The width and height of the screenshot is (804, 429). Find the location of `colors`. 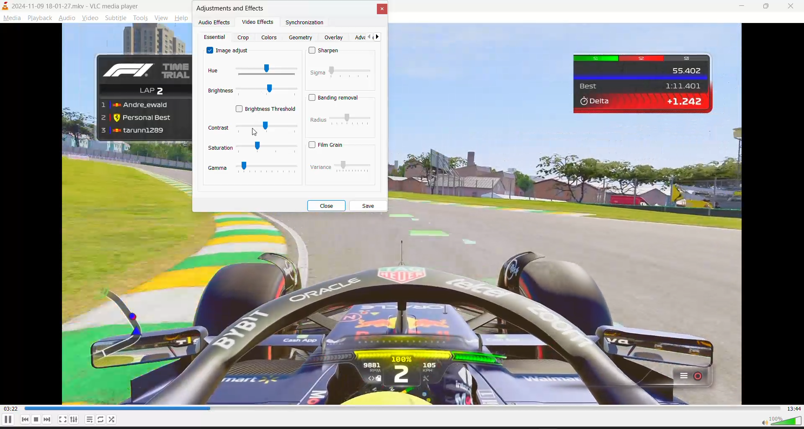

colors is located at coordinates (271, 38).